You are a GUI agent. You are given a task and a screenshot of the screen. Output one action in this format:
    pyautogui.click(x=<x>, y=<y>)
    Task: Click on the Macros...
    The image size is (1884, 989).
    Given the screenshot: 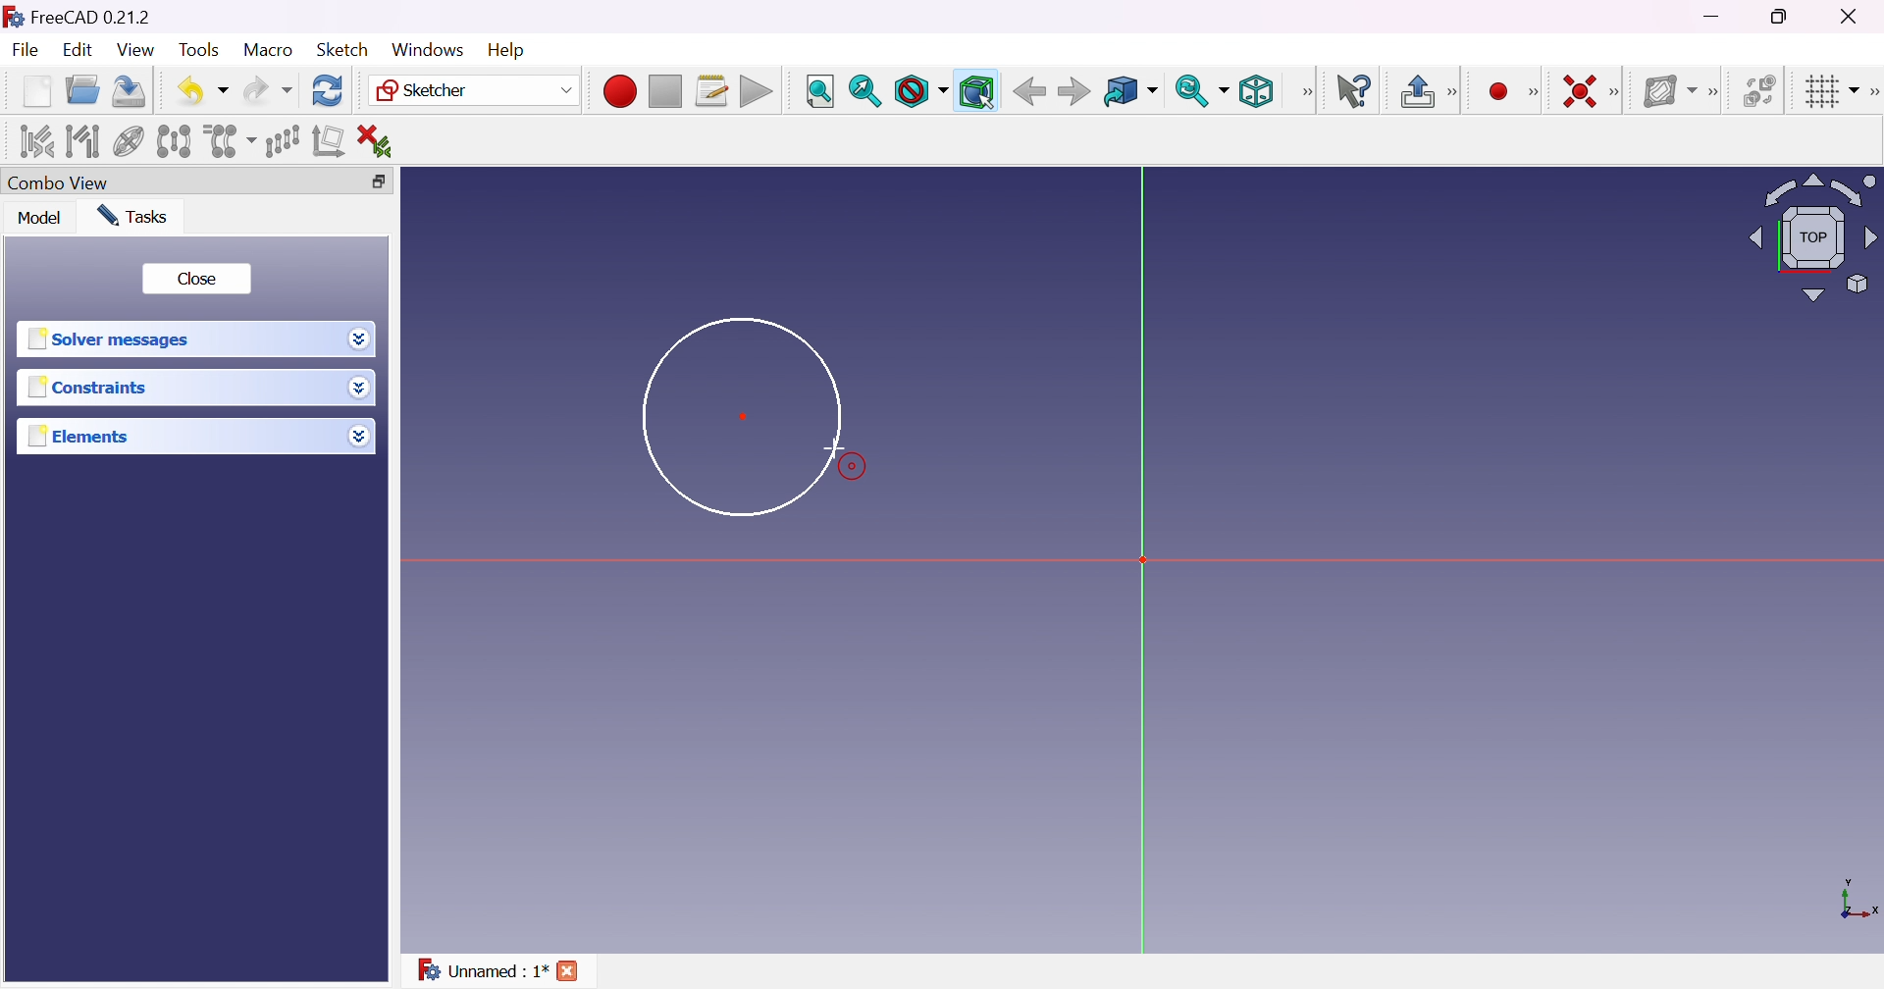 What is the action you would take?
    pyautogui.click(x=712, y=90)
    